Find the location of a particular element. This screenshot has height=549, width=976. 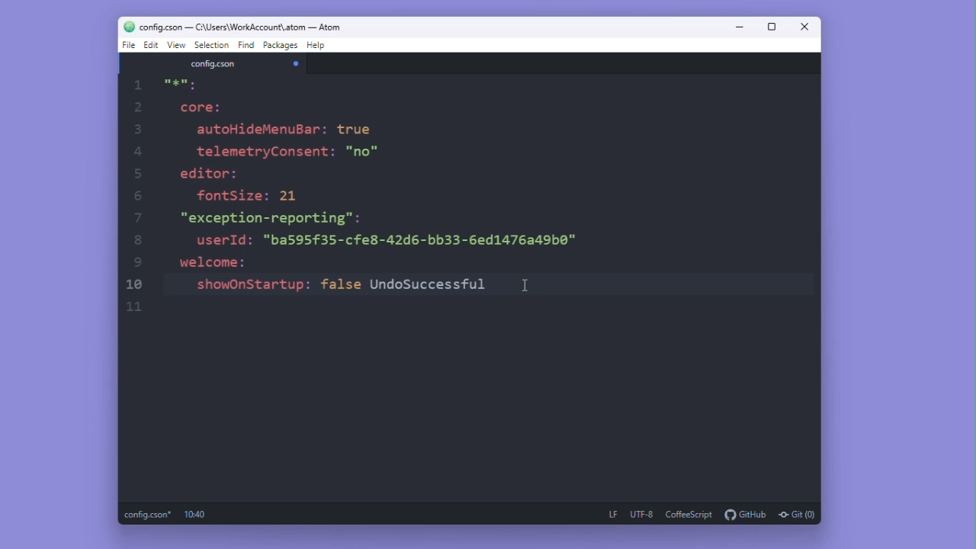

File is located at coordinates (127, 46).